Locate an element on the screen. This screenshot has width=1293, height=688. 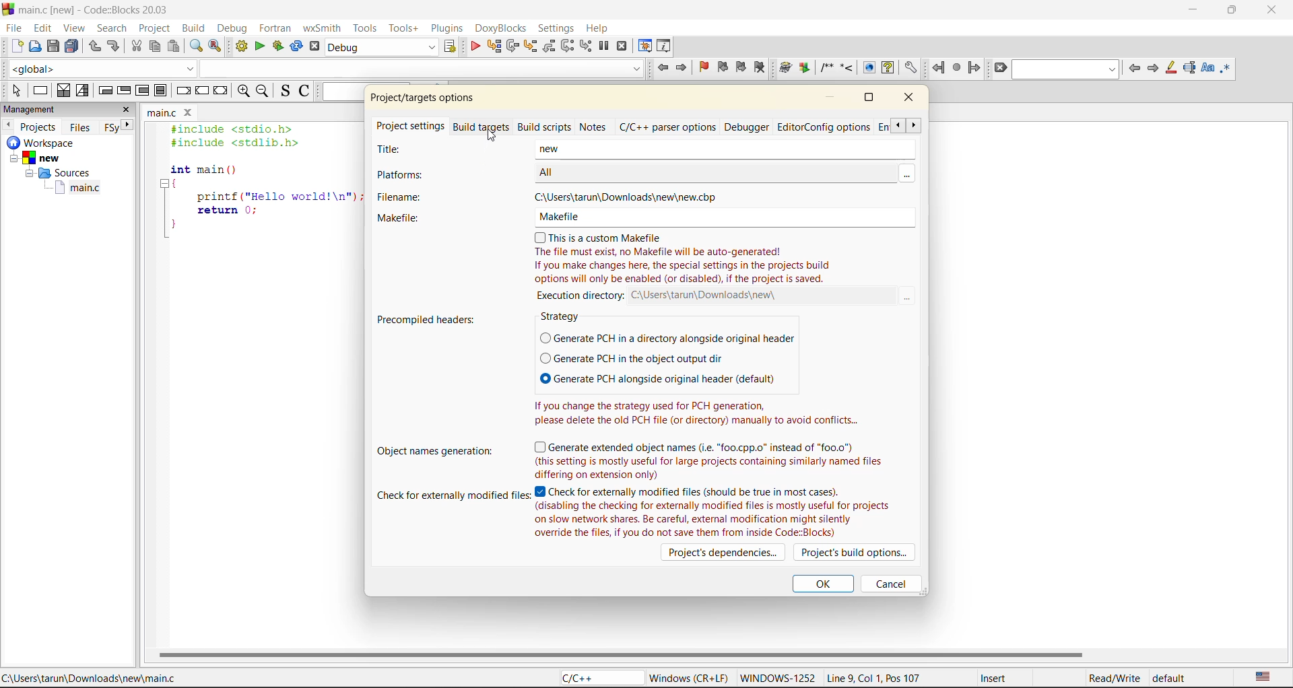
(7) Generate extended object names (i.e. “foo.cpp.o” instead of “f00.0") is located at coordinates (713, 443).